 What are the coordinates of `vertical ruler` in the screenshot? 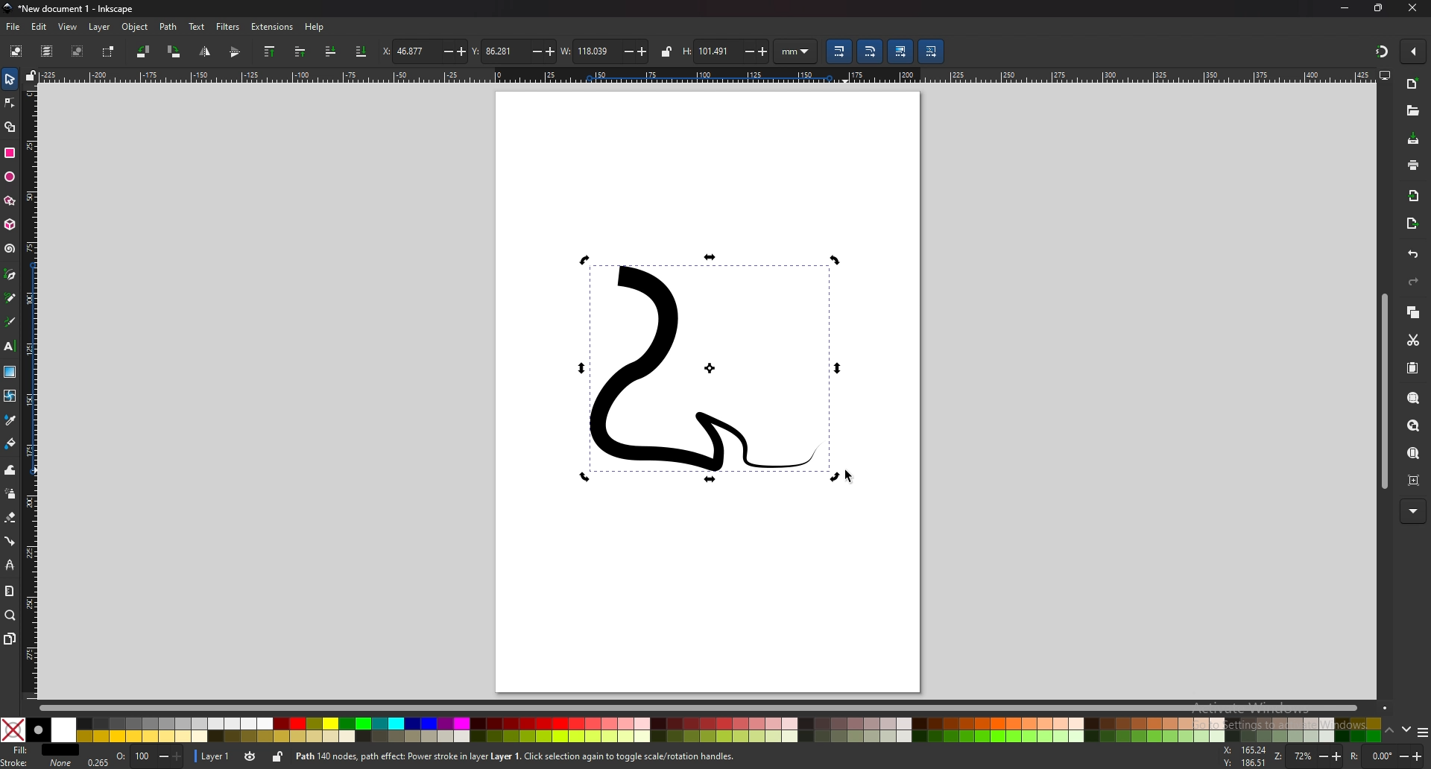 It's located at (32, 393).